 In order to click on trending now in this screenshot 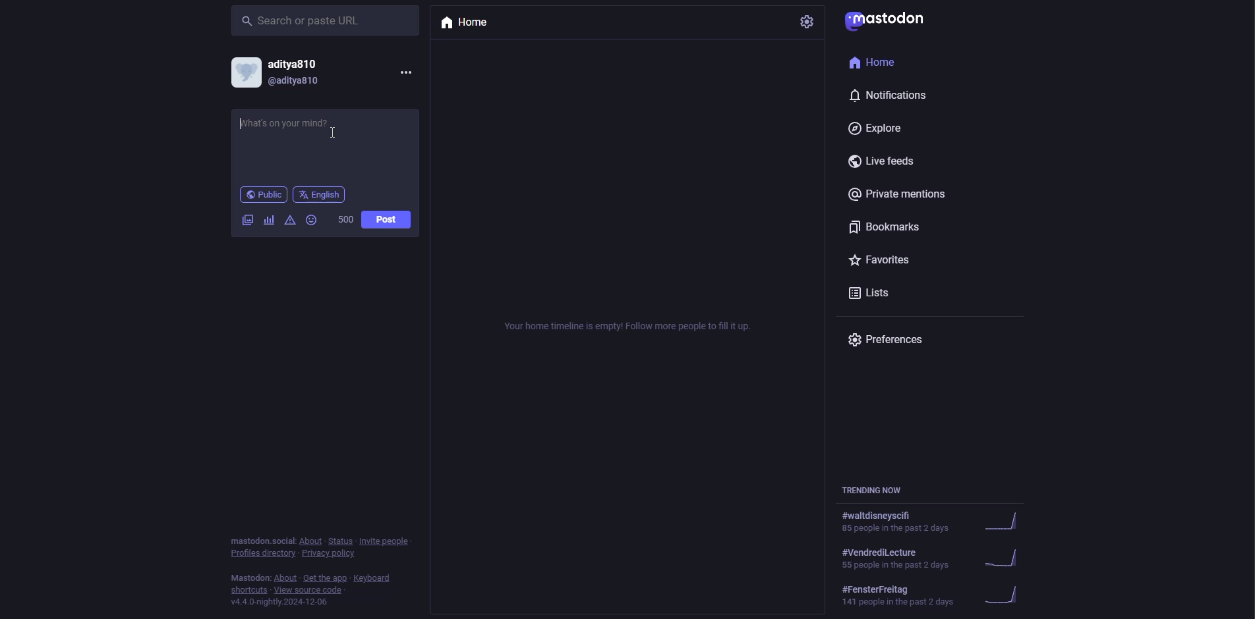, I will do `click(874, 491)`.